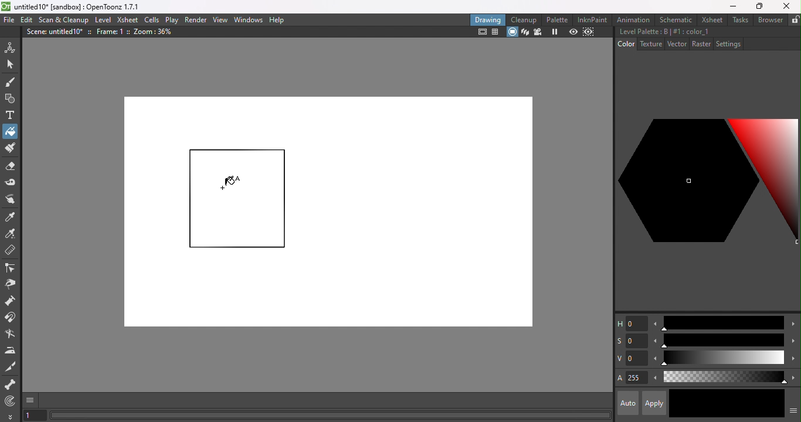  I want to click on Slide bar, so click(722, 323).